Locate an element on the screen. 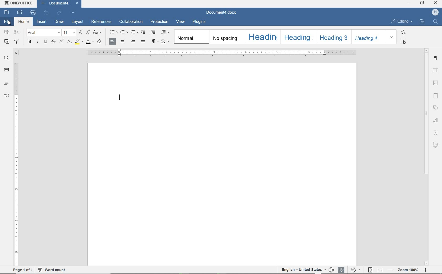 The height and width of the screenshot is (274, 442). superscript is located at coordinates (61, 41).